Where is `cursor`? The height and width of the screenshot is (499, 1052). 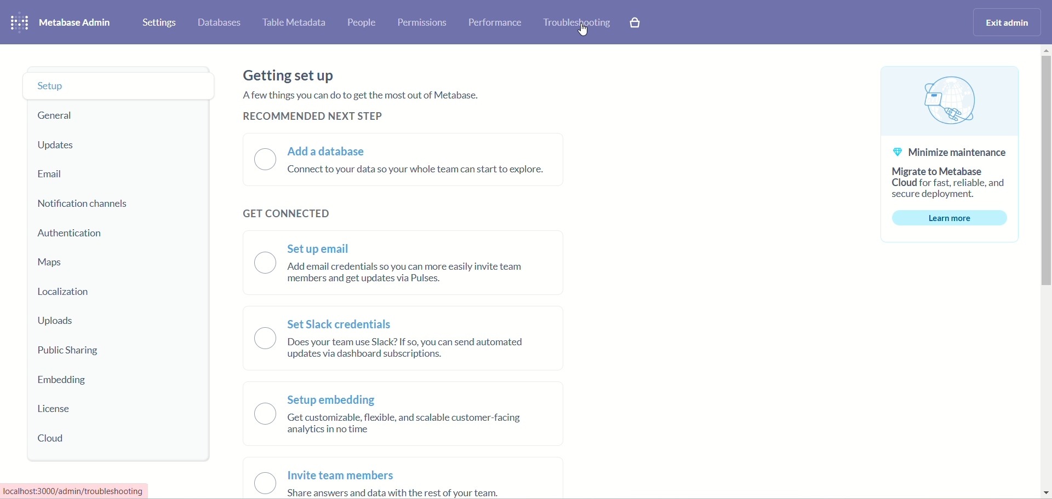 cursor is located at coordinates (582, 31).